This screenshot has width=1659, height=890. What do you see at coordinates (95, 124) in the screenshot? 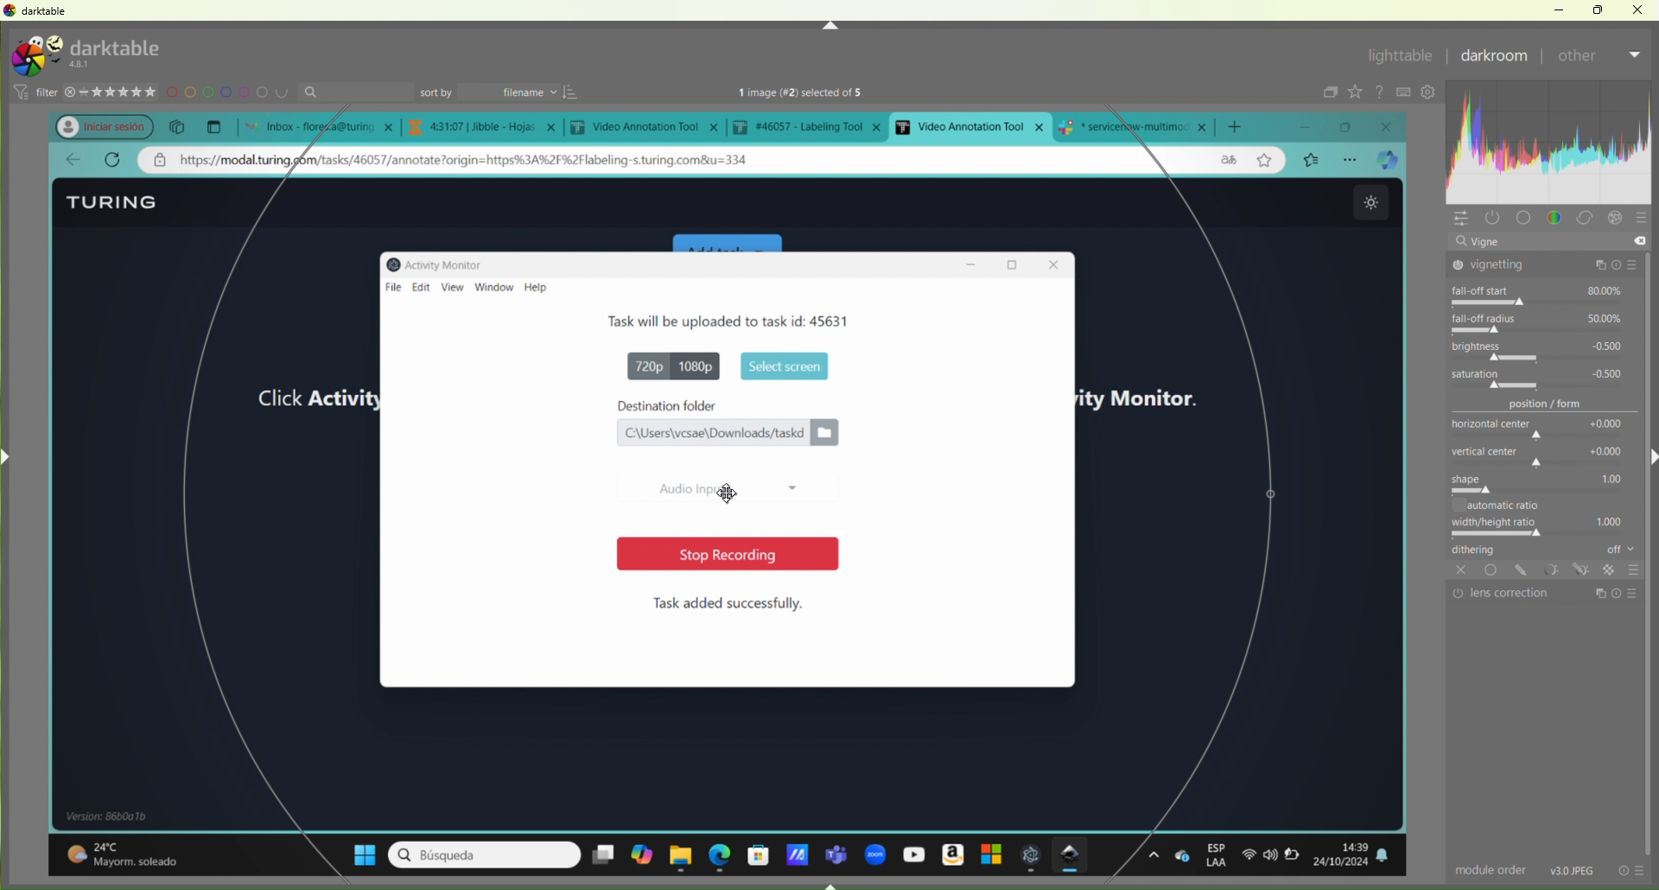
I see `profile` at bounding box center [95, 124].